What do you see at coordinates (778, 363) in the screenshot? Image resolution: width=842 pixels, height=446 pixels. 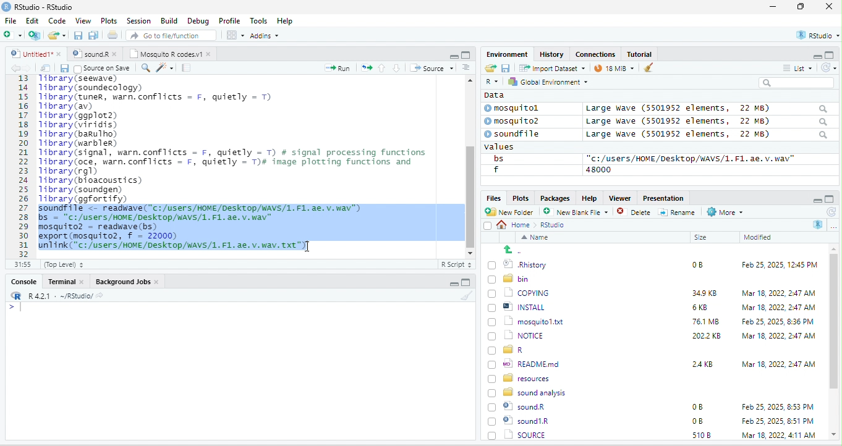 I see `Mar 18, 2022, 2:47 AM` at bounding box center [778, 363].